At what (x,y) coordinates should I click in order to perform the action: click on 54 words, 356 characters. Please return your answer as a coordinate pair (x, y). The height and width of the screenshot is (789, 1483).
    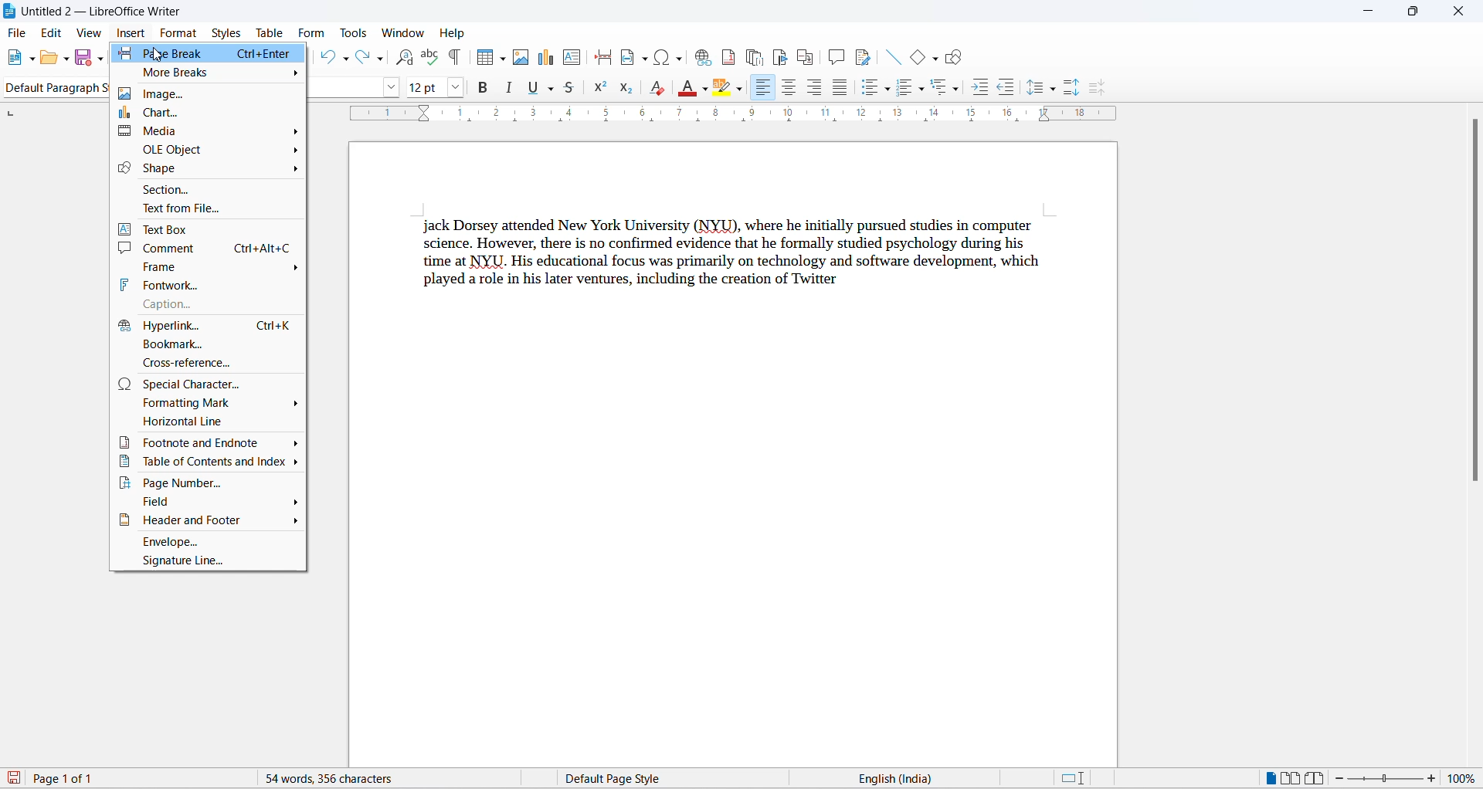
    Looking at the image, I should click on (372, 779).